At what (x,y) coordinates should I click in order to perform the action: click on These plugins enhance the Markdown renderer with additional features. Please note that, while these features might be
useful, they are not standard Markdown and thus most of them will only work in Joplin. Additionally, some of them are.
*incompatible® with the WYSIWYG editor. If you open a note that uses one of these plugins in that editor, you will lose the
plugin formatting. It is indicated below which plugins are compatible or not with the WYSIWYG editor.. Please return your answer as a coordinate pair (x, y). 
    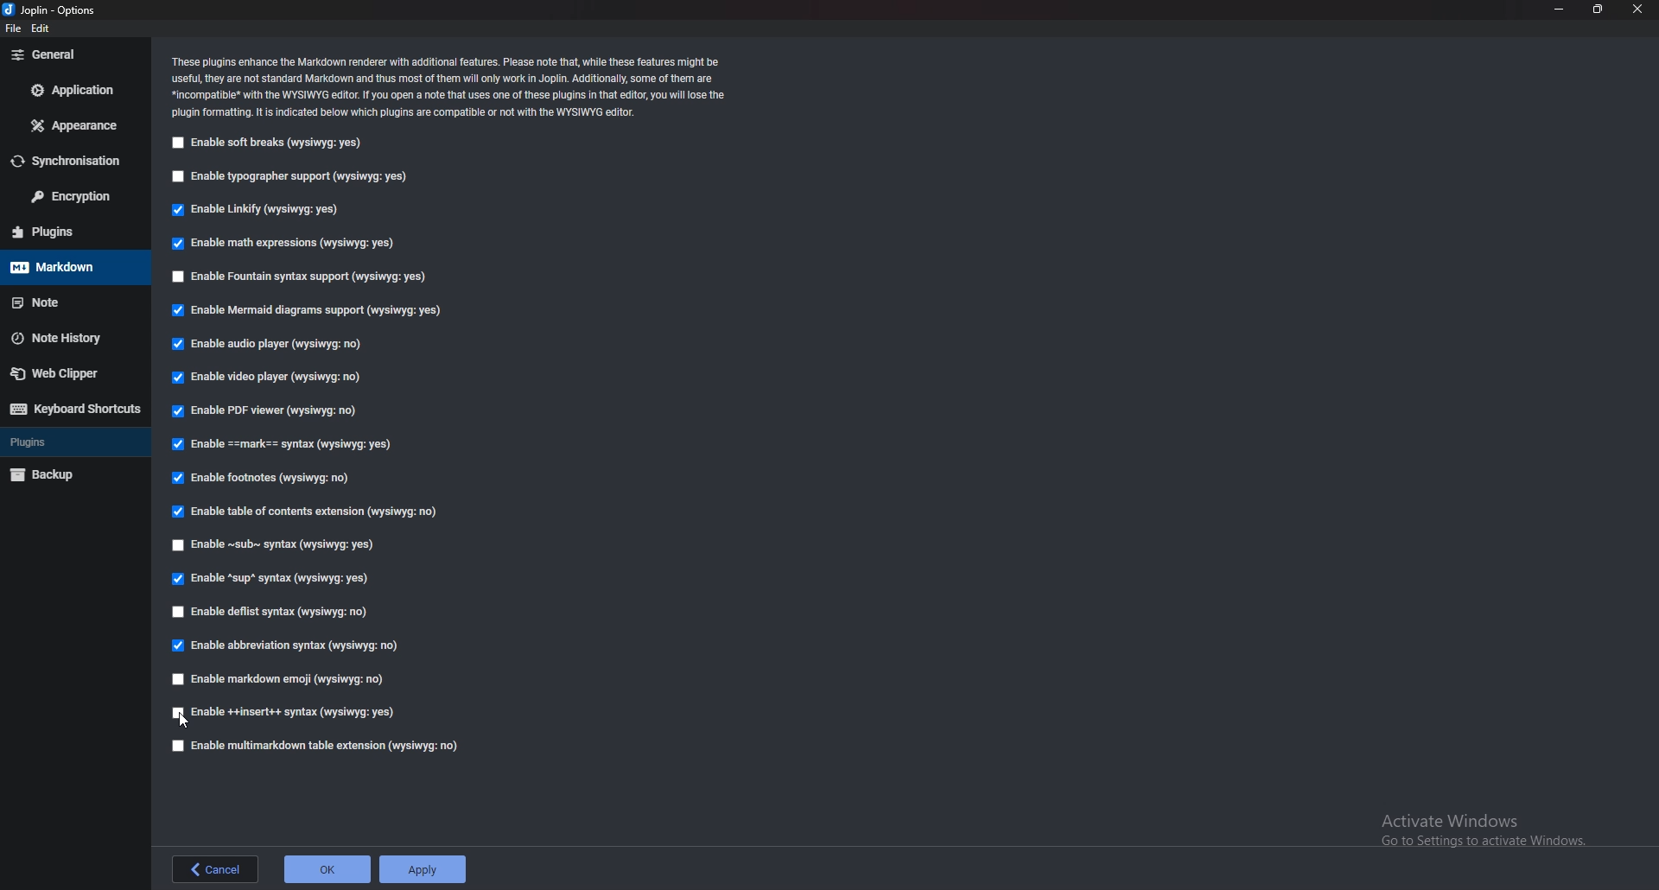
    Looking at the image, I should click on (448, 86).